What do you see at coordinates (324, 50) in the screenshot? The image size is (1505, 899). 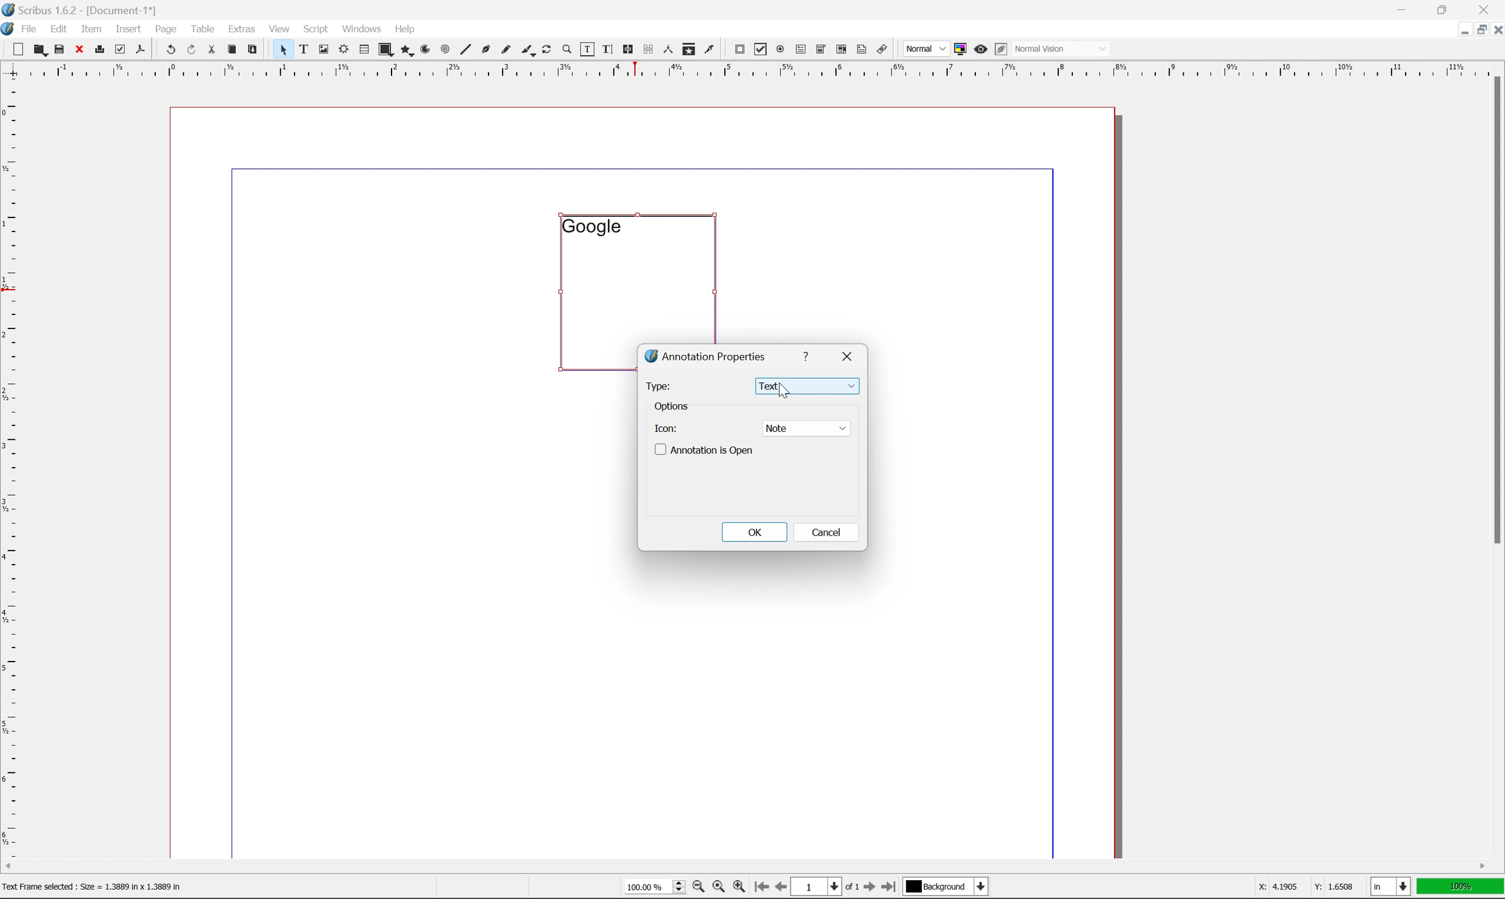 I see `image frame` at bounding box center [324, 50].